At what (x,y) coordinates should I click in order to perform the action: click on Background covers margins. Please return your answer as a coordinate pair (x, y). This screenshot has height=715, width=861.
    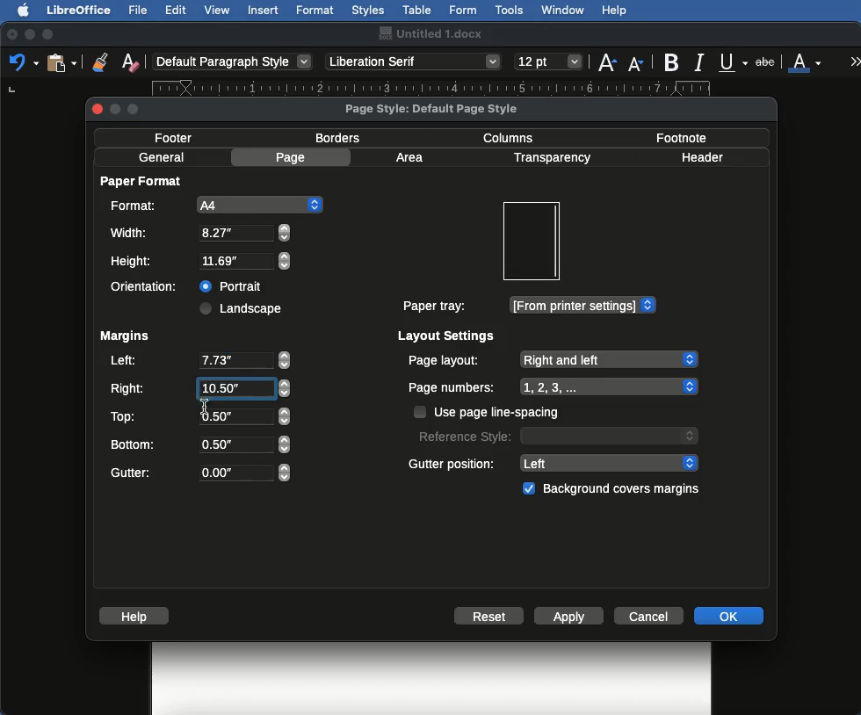
    Looking at the image, I should click on (614, 489).